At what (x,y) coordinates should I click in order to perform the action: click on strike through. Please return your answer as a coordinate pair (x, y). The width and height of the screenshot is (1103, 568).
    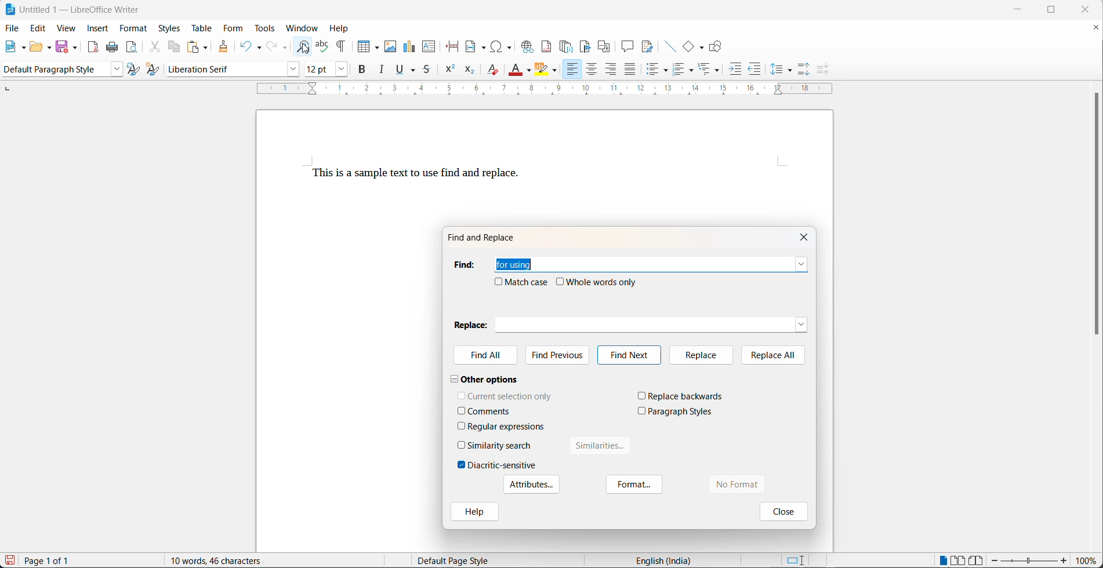
    Looking at the image, I should click on (429, 71).